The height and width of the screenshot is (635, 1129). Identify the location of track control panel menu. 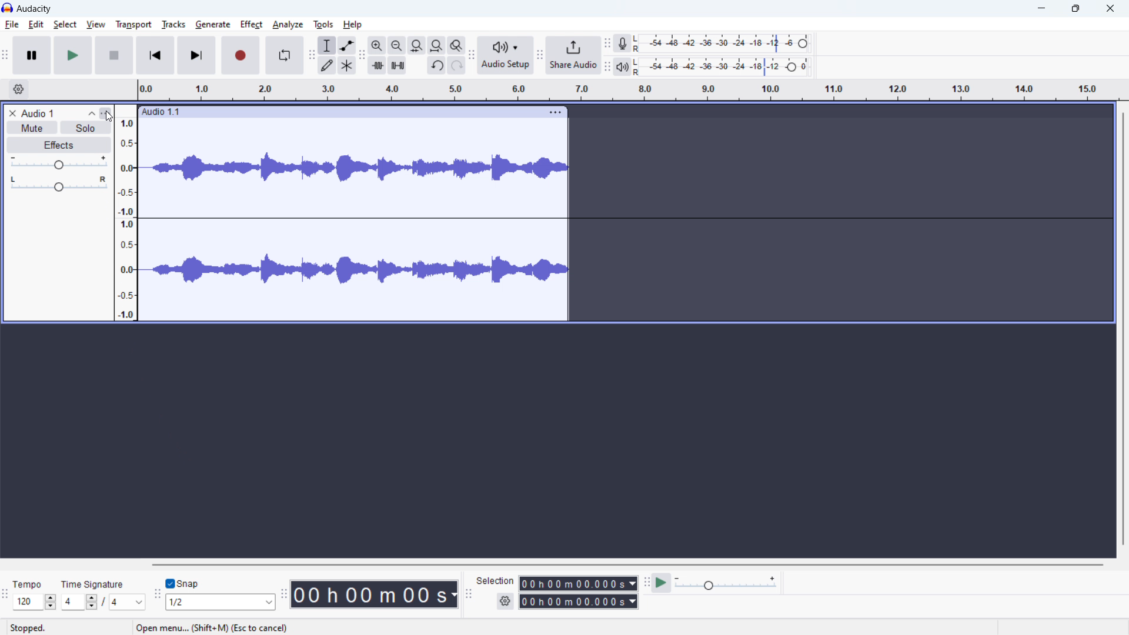
(105, 113).